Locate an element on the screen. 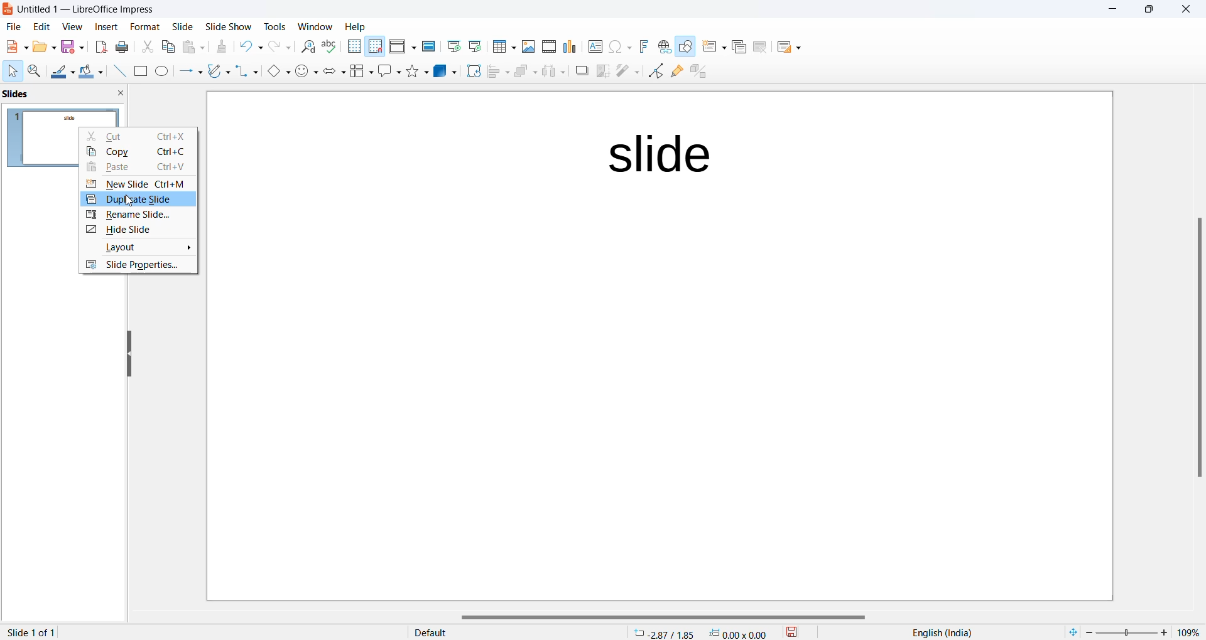 This screenshot has width=1206, height=640. page template is located at coordinates (661, 347).